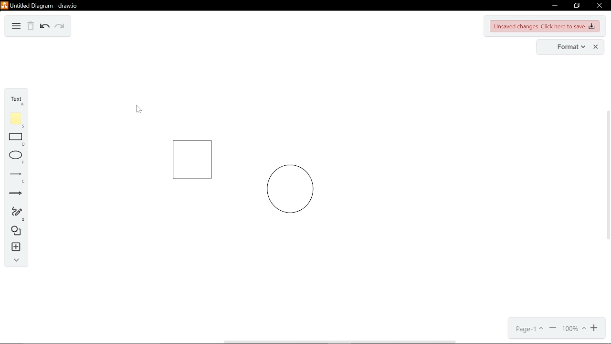  Describe the element at coordinates (14, 159) in the screenshot. I see `ellipse` at that location.